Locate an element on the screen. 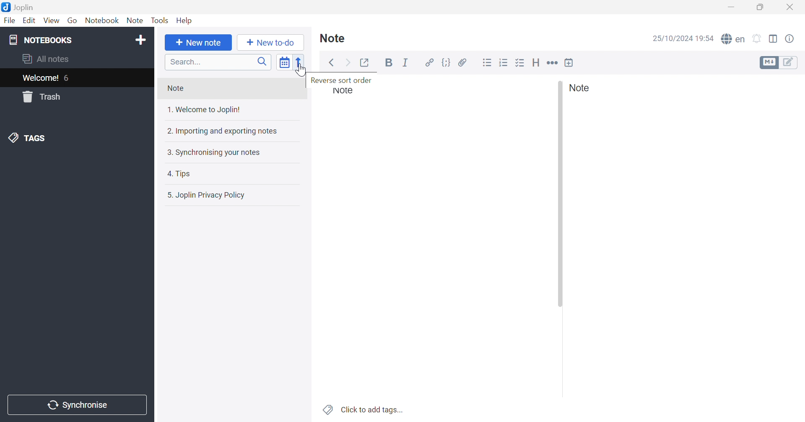  Heading is located at coordinates (536, 62).